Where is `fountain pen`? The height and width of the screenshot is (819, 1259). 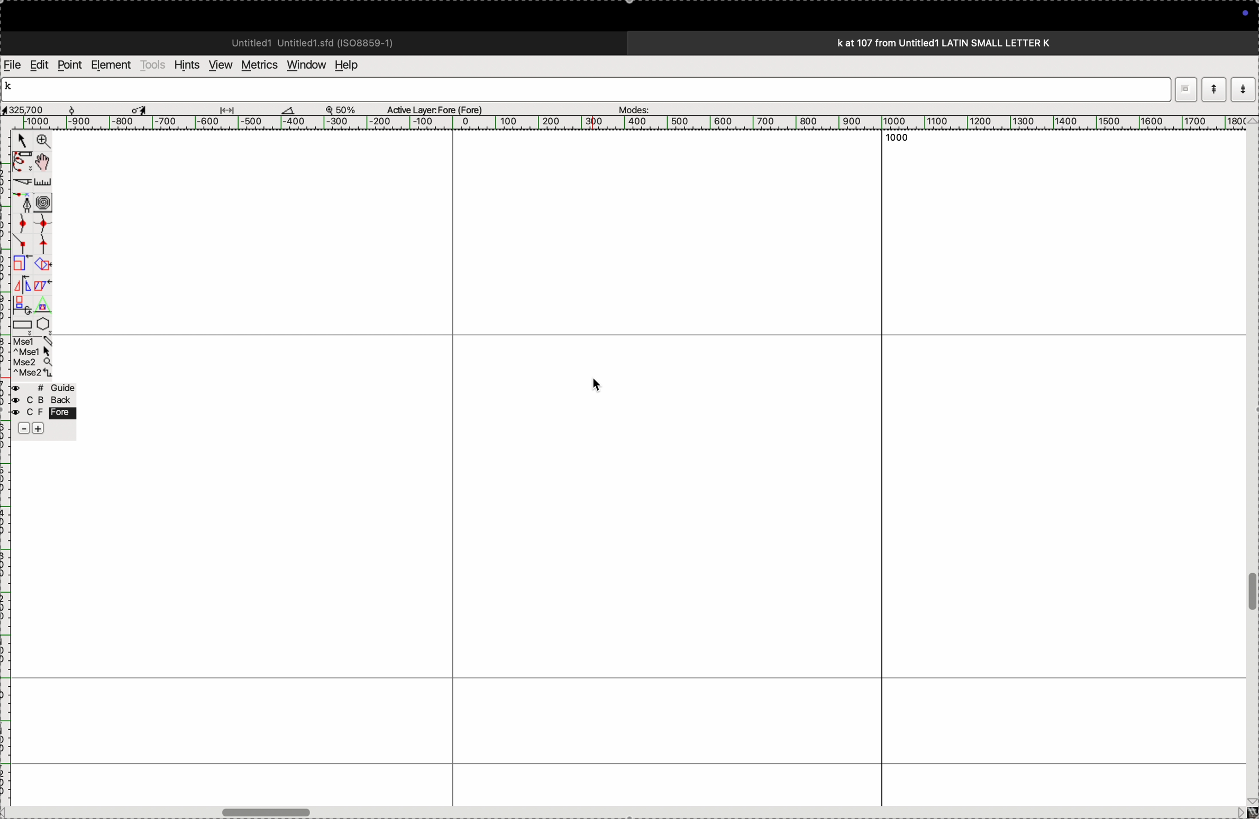 fountain pen is located at coordinates (25, 203).